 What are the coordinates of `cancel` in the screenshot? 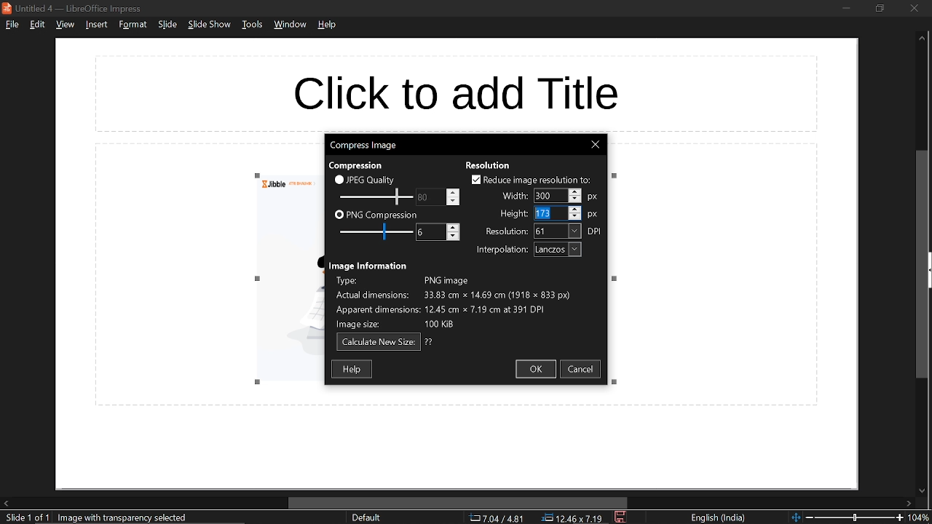 It's located at (583, 370).